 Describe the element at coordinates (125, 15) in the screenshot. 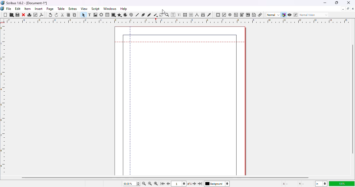

I see `arc` at that location.